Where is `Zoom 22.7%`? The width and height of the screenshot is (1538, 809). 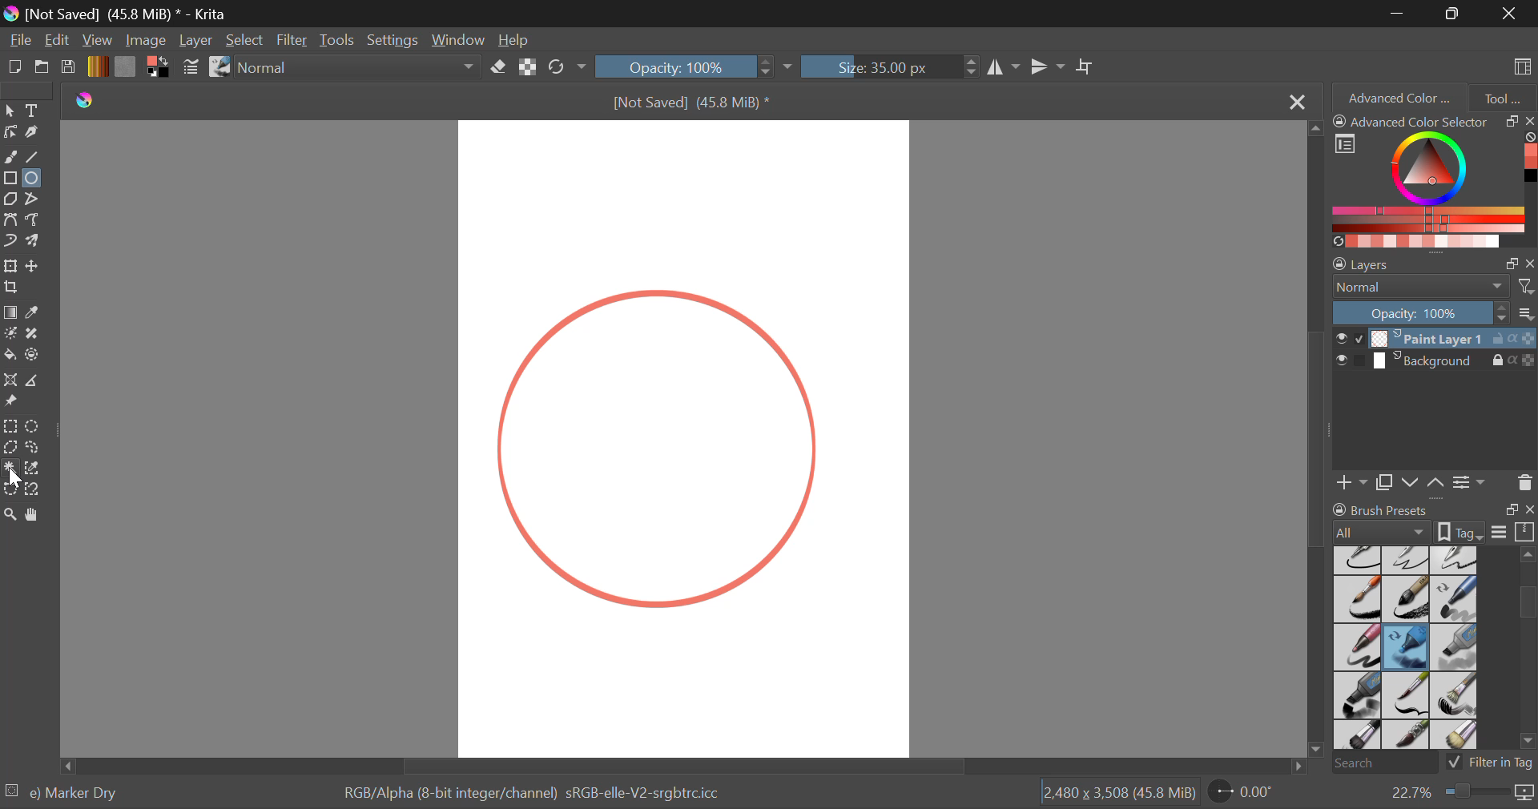
Zoom 22.7% is located at coordinates (1455, 793).